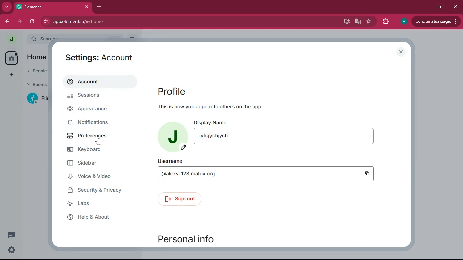 Image resolution: width=463 pixels, height=260 pixels. What do you see at coordinates (96, 96) in the screenshot?
I see `sessions` at bounding box center [96, 96].